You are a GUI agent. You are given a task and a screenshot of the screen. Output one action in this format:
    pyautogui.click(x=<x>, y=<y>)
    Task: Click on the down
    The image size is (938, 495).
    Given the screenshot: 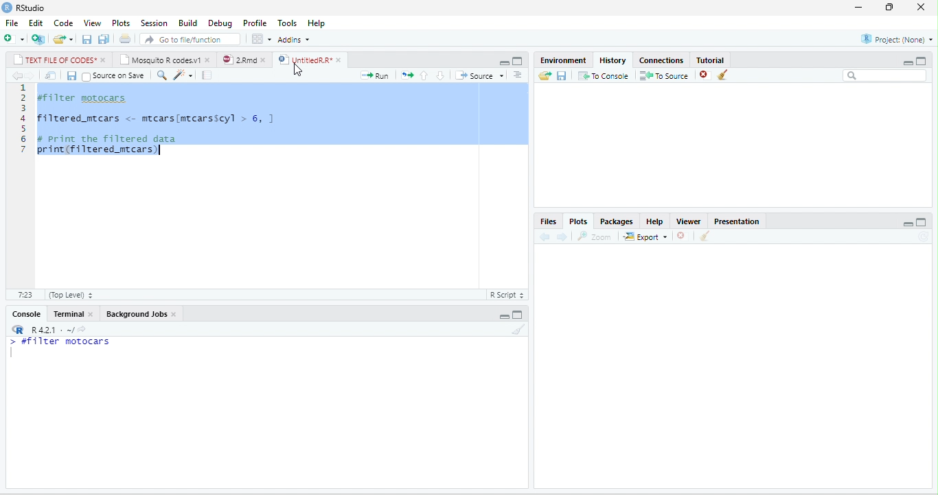 What is the action you would take?
    pyautogui.click(x=440, y=75)
    